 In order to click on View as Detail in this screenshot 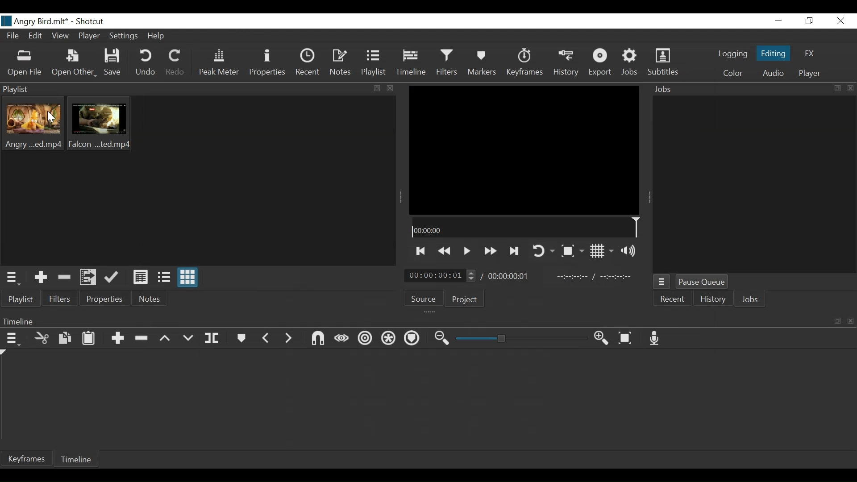, I will do `click(140, 277)`.